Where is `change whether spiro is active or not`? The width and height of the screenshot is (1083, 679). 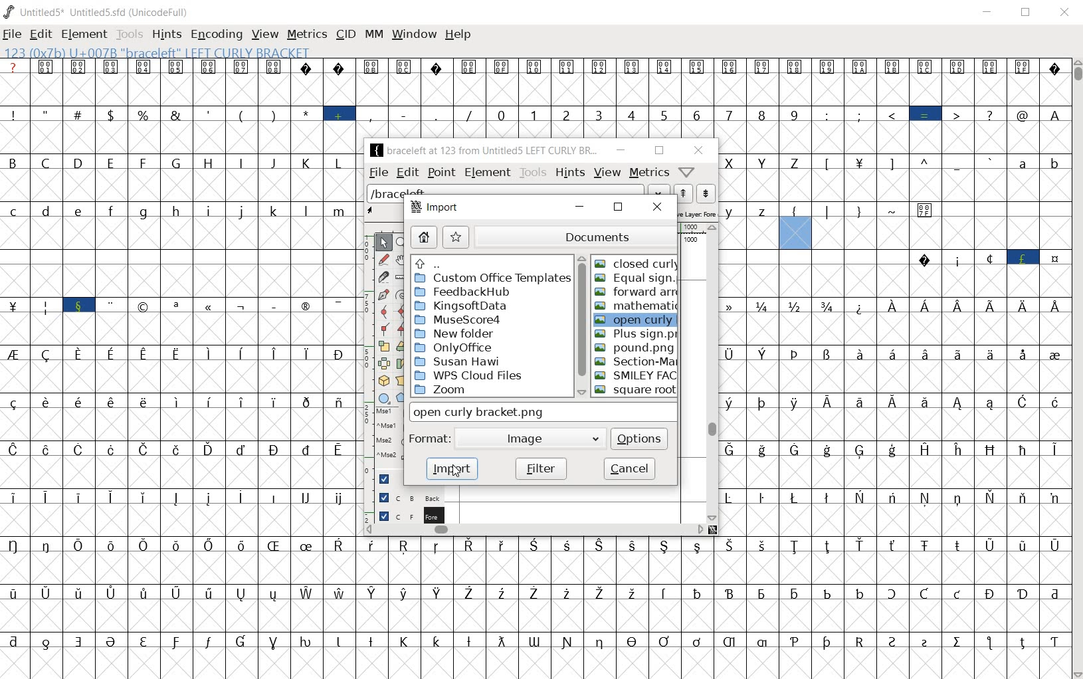
change whether spiro is active or not is located at coordinates (402, 294).